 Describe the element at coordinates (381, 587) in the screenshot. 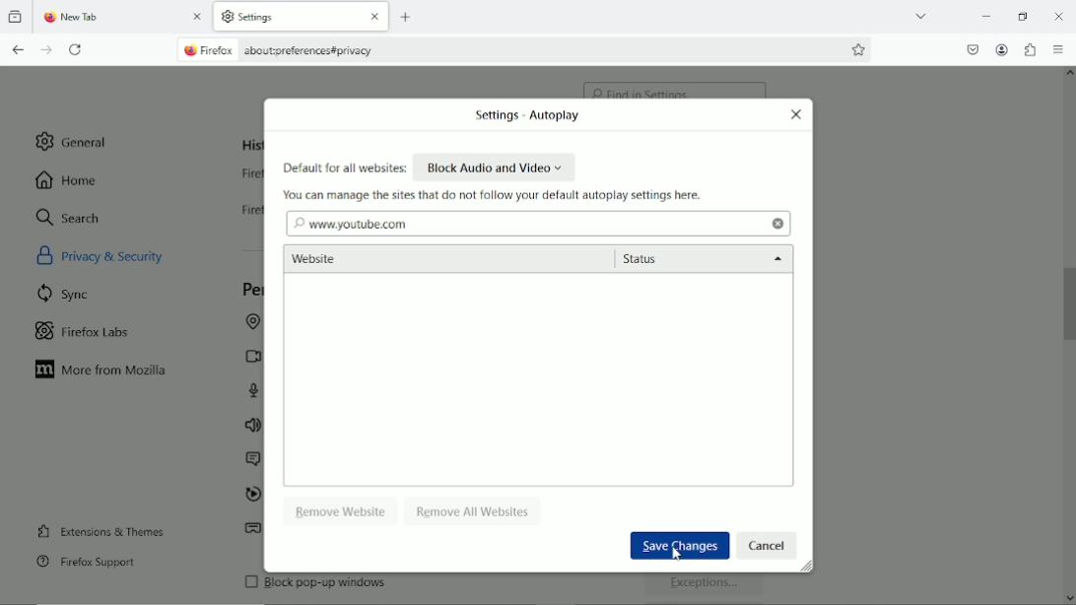

I see `block pop-up windows` at that location.